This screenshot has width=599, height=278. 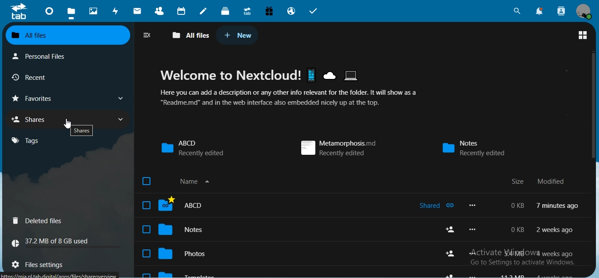 What do you see at coordinates (191, 181) in the screenshot?
I see `name` at bounding box center [191, 181].